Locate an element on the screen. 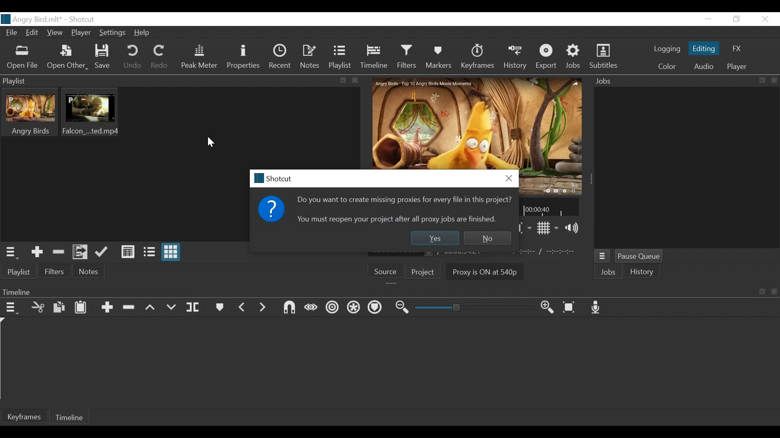 This screenshot has height=438, width=780. Zoom timeline out is located at coordinates (399, 307).